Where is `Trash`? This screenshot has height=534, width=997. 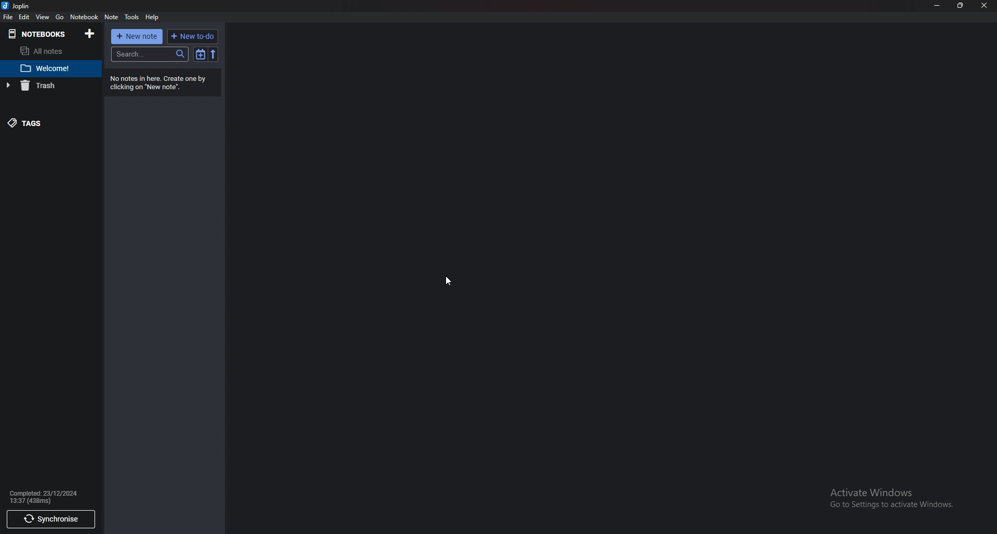
Trash is located at coordinates (43, 86).